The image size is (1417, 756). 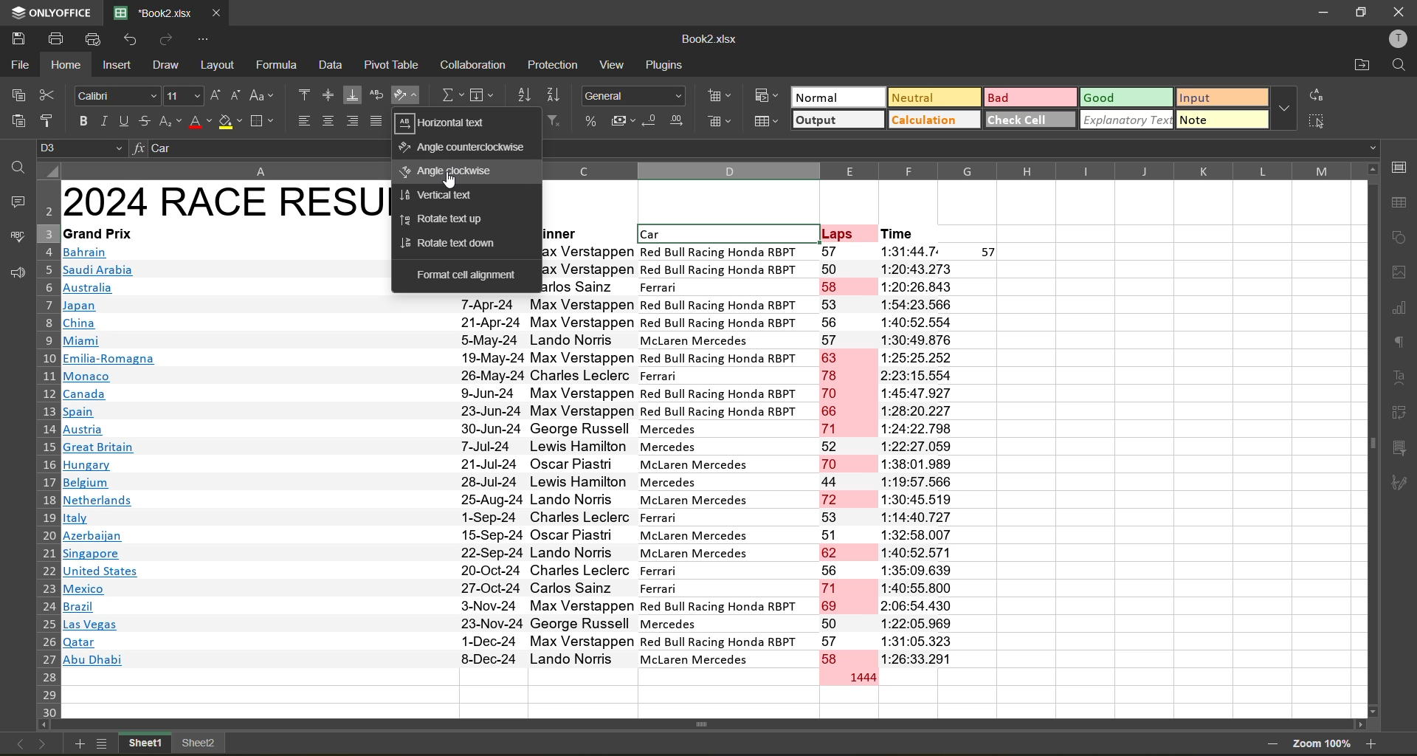 What do you see at coordinates (216, 66) in the screenshot?
I see `layout` at bounding box center [216, 66].